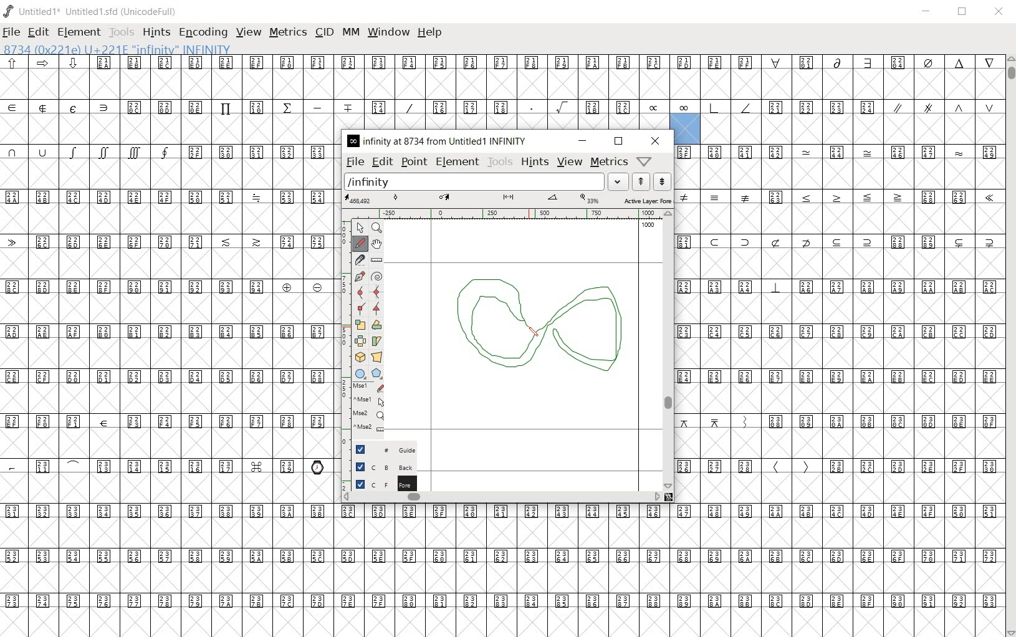 Image resolution: width=1016 pixels, height=637 pixels. Describe the element at coordinates (354, 161) in the screenshot. I see `file` at that location.